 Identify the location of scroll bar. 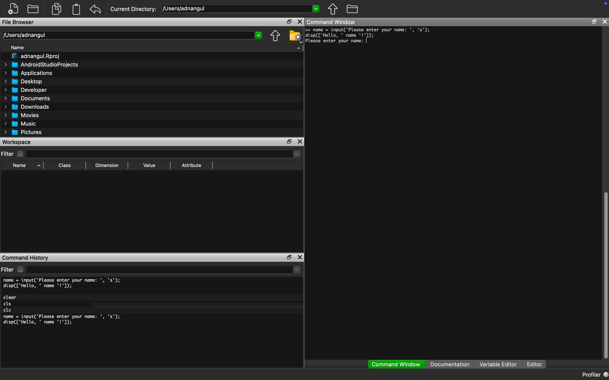
(605, 273).